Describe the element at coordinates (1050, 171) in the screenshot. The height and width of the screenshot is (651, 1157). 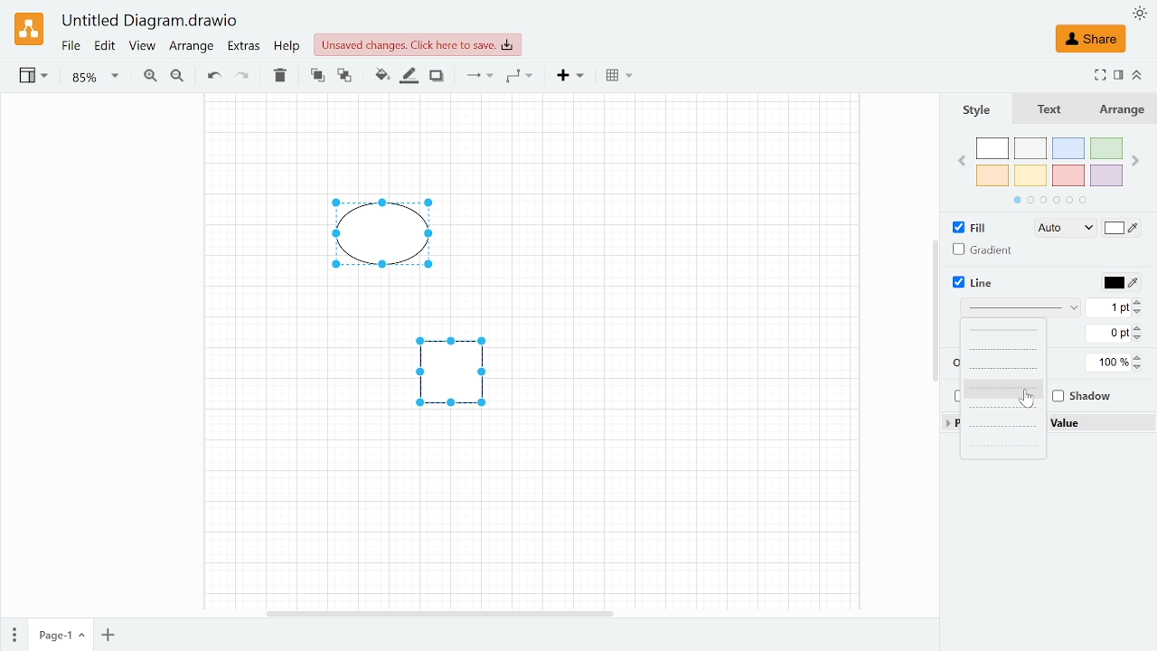
I see `Colors` at that location.